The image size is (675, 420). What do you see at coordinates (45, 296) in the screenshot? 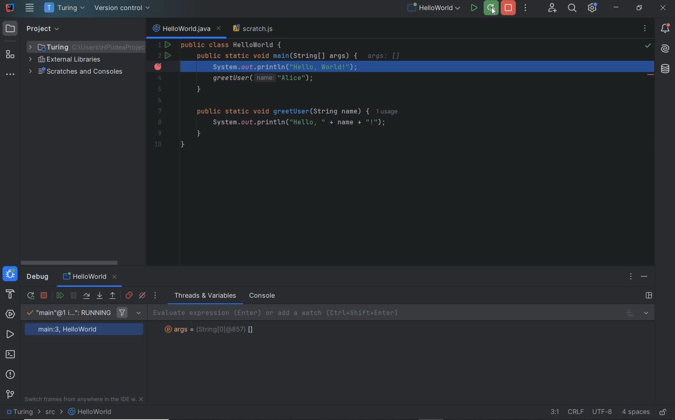
I see `stop` at bounding box center [45, 296].